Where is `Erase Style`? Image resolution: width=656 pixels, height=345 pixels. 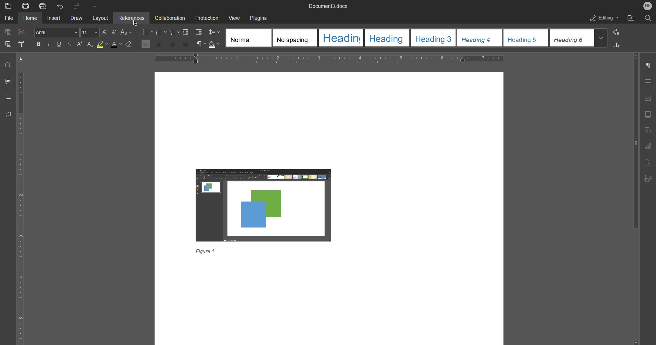 Erase Style is located at coordinates (130, 44).